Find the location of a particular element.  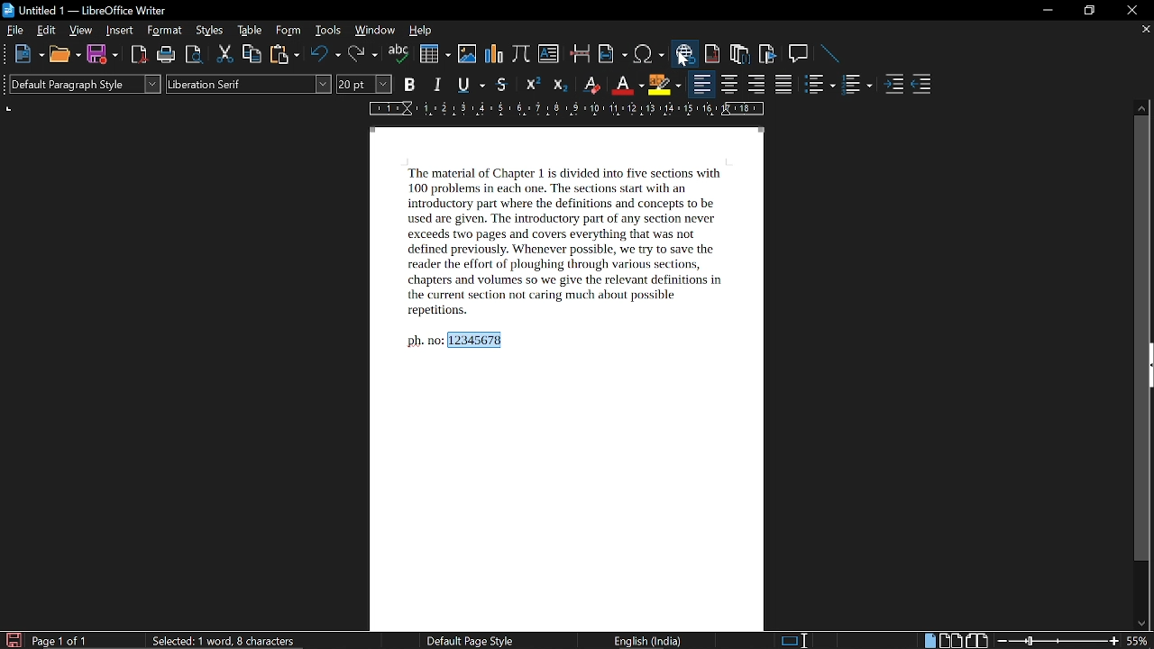

undo is located at coordinates (324, 56).